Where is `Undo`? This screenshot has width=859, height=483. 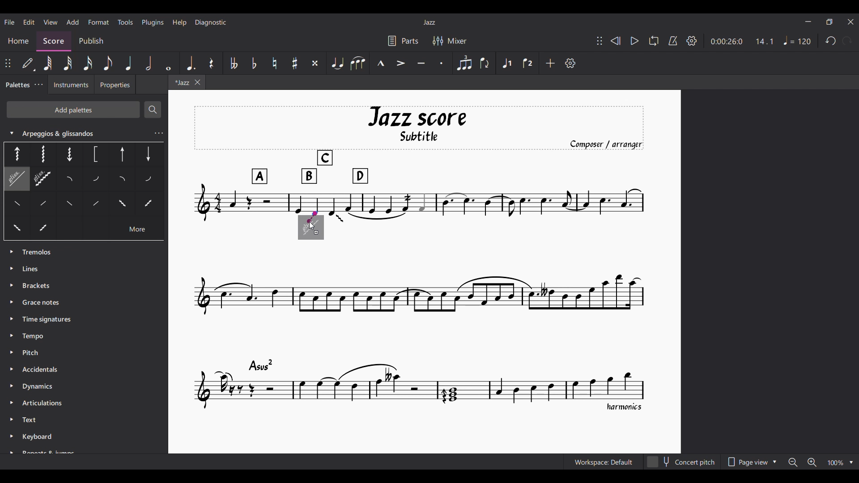 Undo is located at coordinates (831, 41).